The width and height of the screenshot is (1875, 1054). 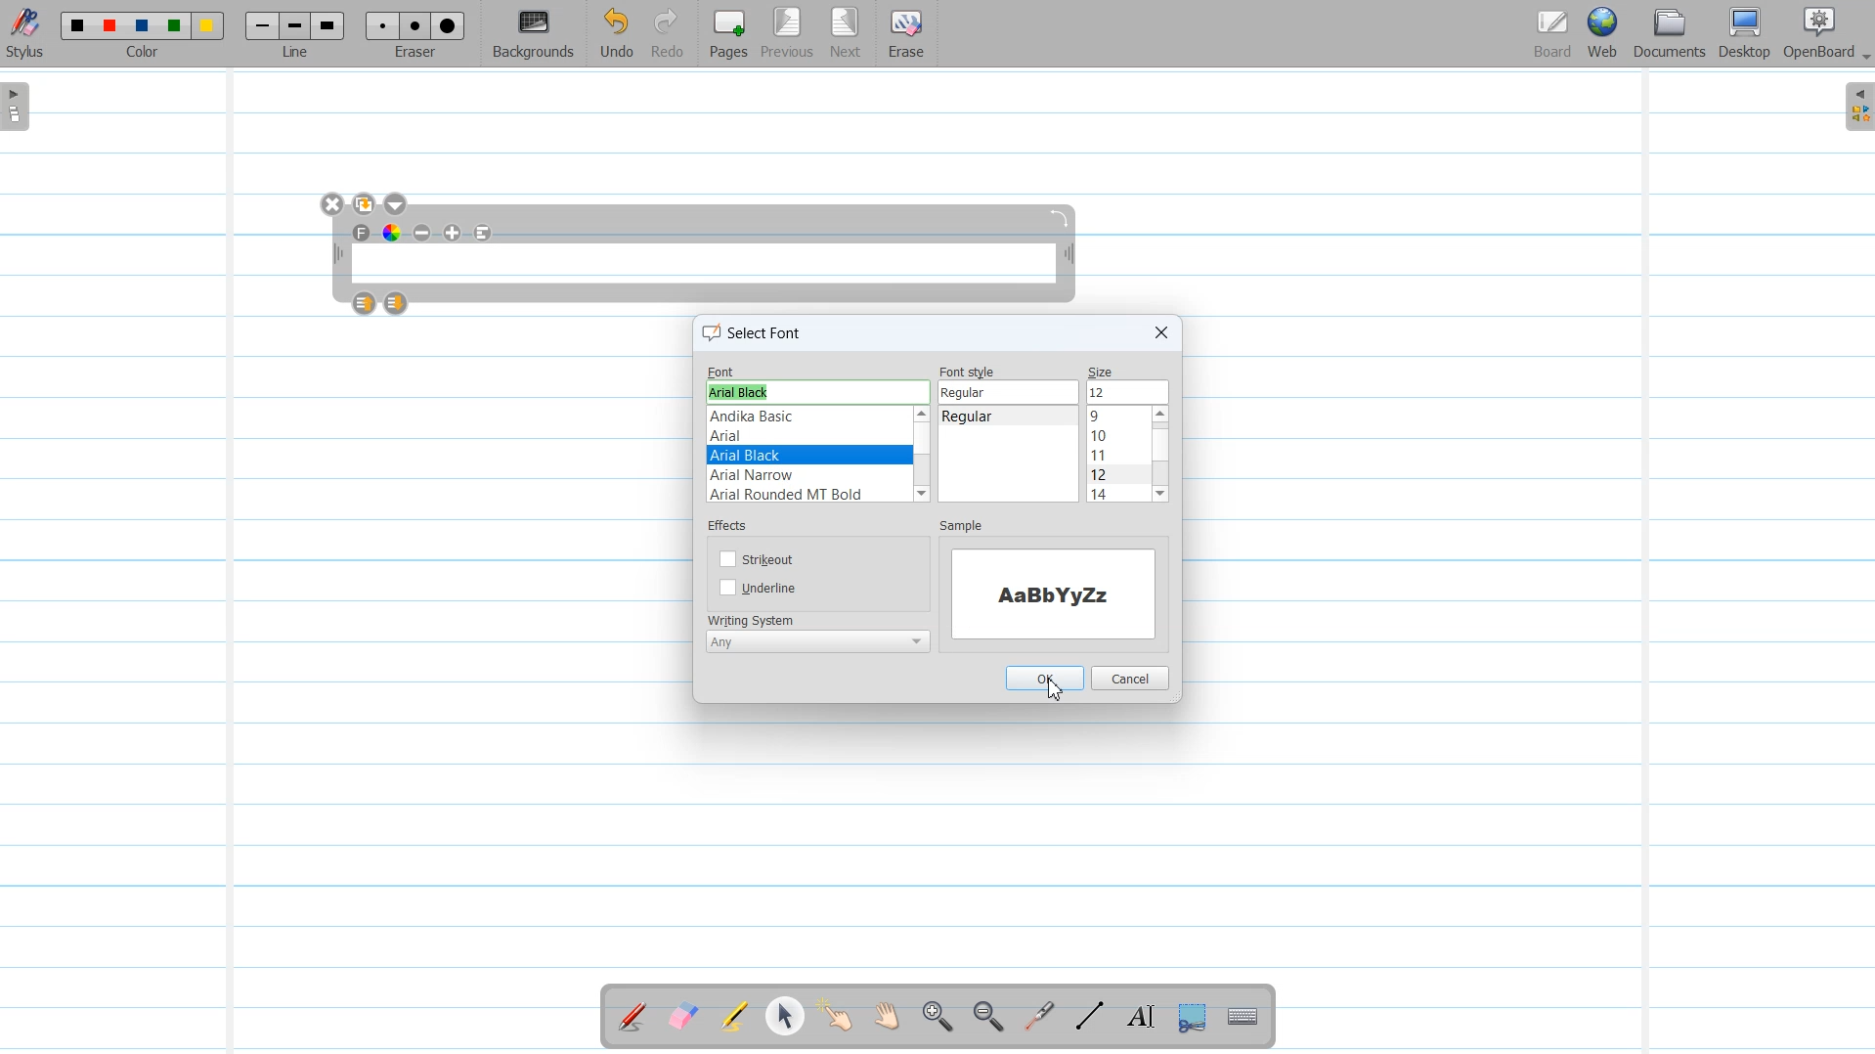 What do you see at coordinates (753, 618) in the screenshot?
I see `writing system` at bounding box center [753, 618].